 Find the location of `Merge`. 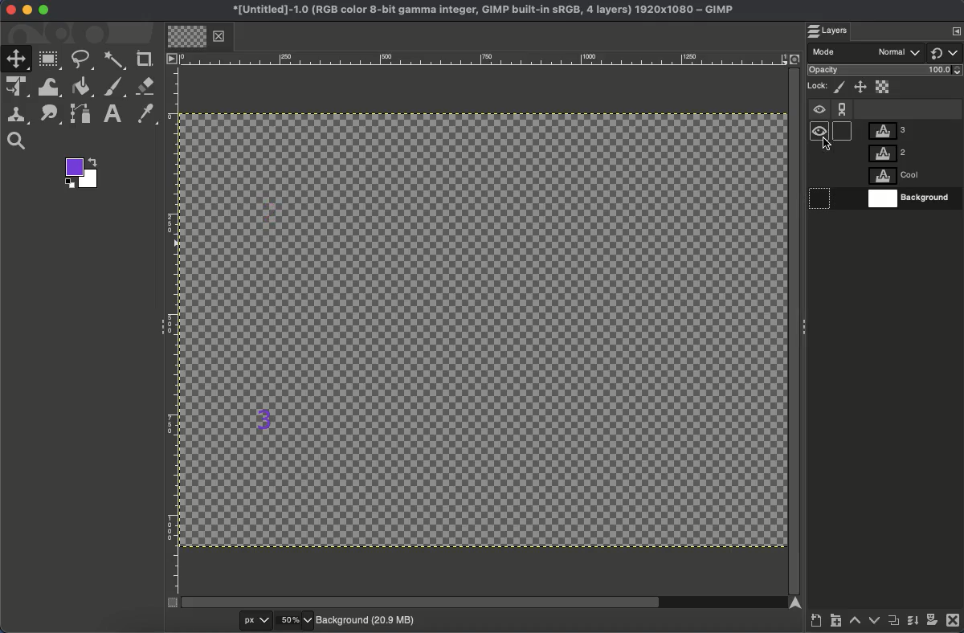

Merge is located at coordinates (912, 624).